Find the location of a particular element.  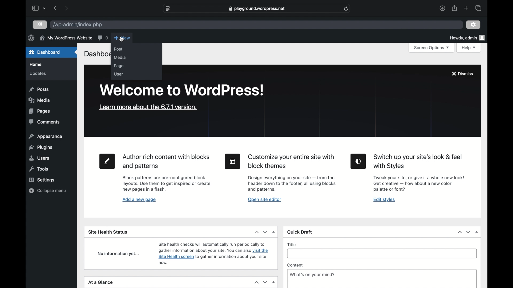

users is located at coordinates (38, 158).